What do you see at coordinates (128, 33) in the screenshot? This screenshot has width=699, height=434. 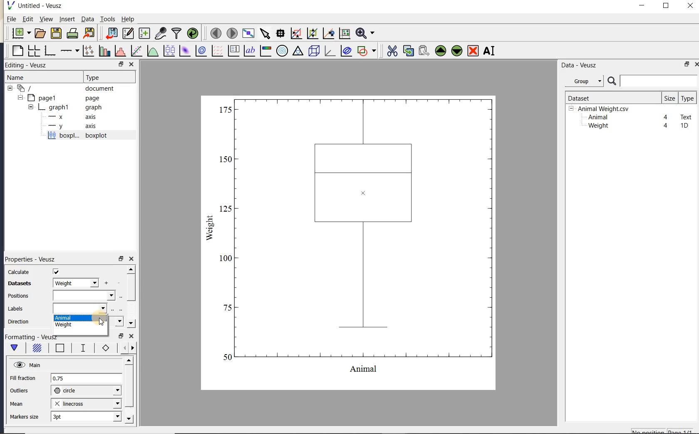 I see `edit and enter new datasets` at bounding box center [128, 33].